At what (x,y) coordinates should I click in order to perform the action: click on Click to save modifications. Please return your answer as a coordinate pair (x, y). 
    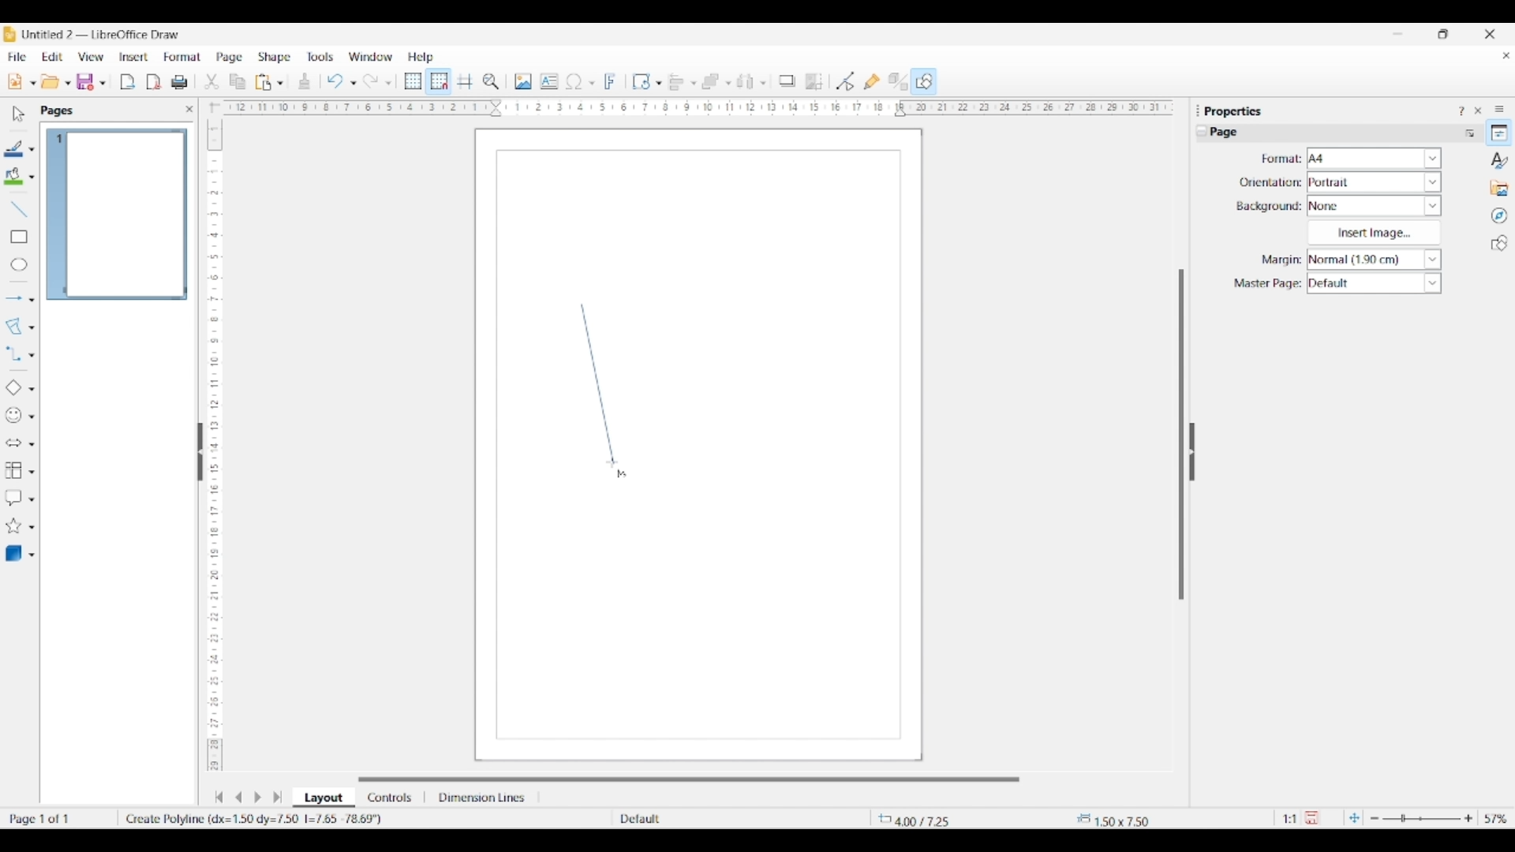
    Looking at the image, I should click on (1311, 817).